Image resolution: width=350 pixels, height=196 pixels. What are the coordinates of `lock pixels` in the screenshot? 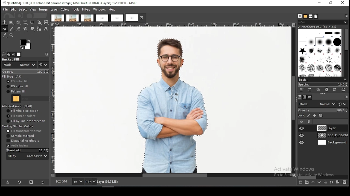 It's located at (309, 116).